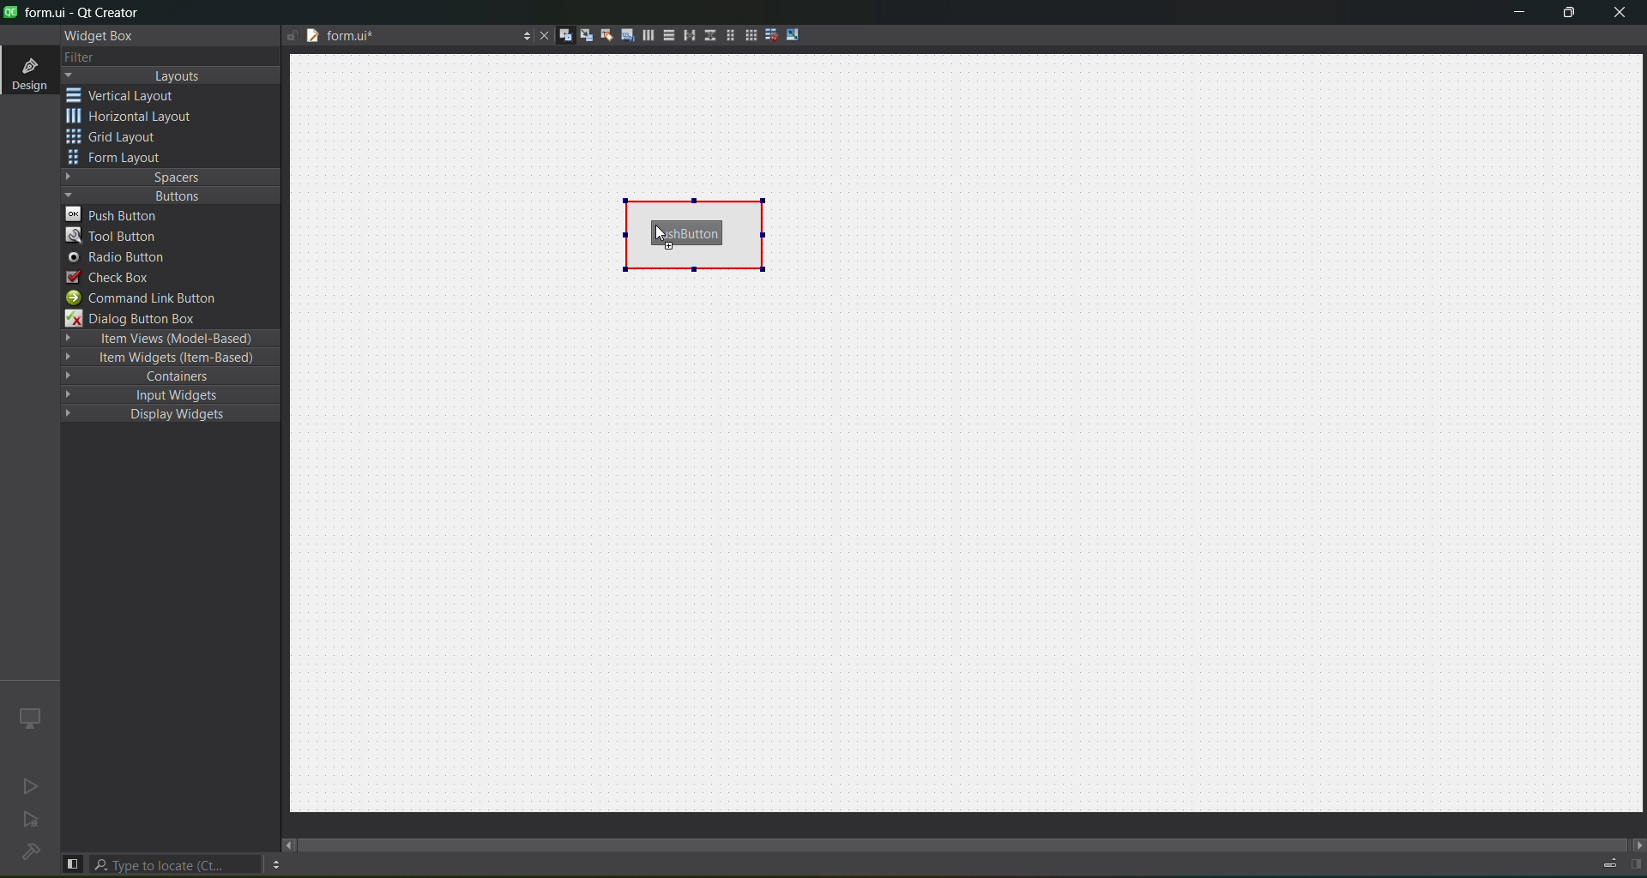 The width and height of the screenshot is (1647, 878). What do you see at coordinates (275, 864) in the screenshot?
I see `options` at bounding box center [275, 864].